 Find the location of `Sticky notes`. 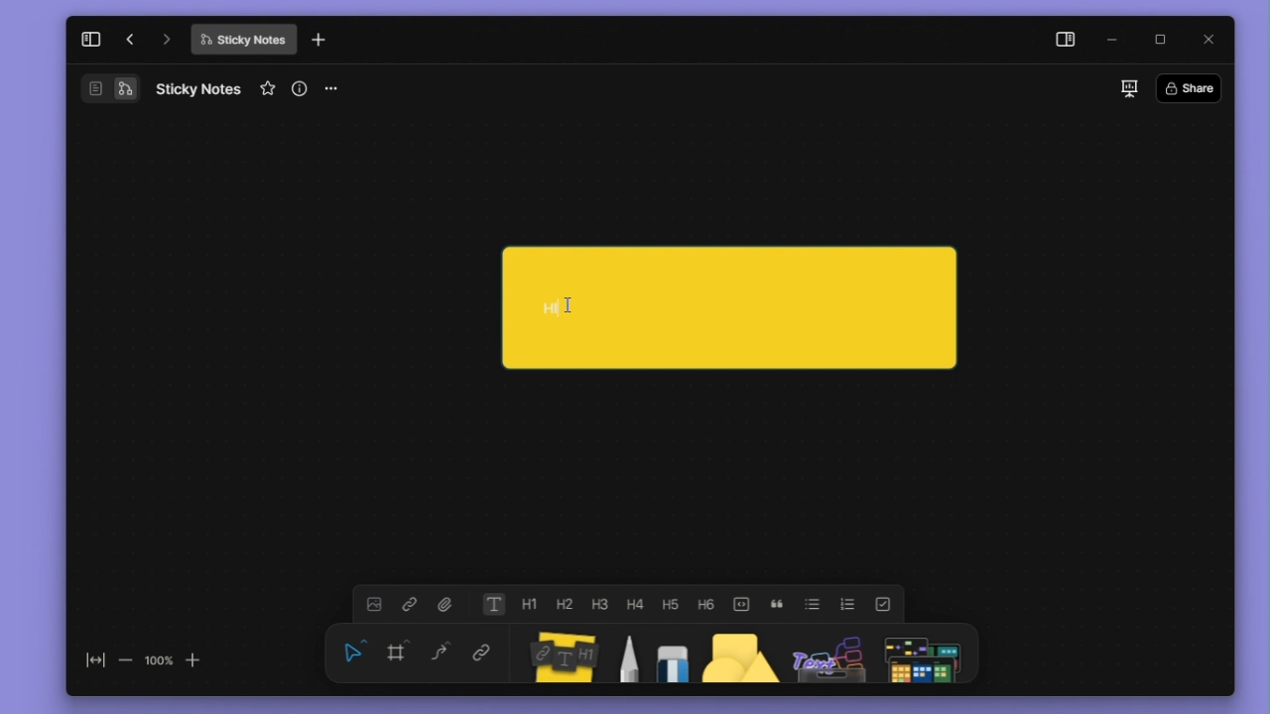

Sticky notes is located at coordinates (560, 654).